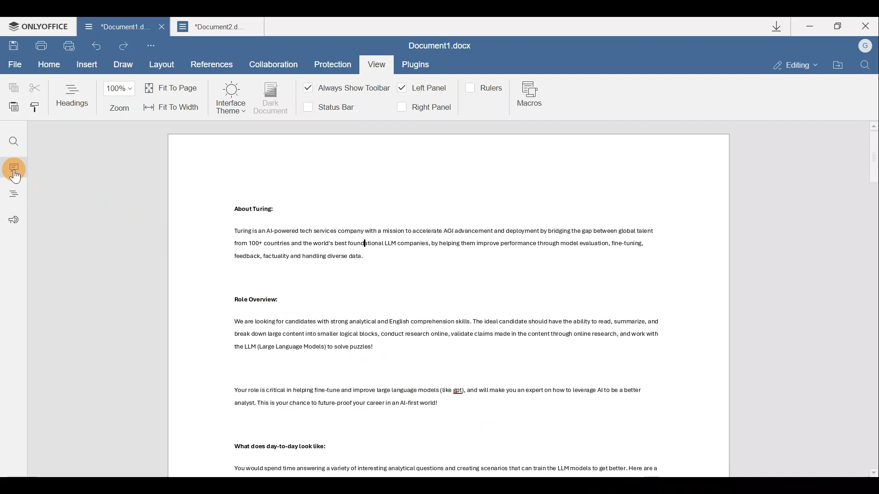  What do you see at coordinates (271, 98) in the screenshot?
I see `Dark document` at bounding box center [271, 98].